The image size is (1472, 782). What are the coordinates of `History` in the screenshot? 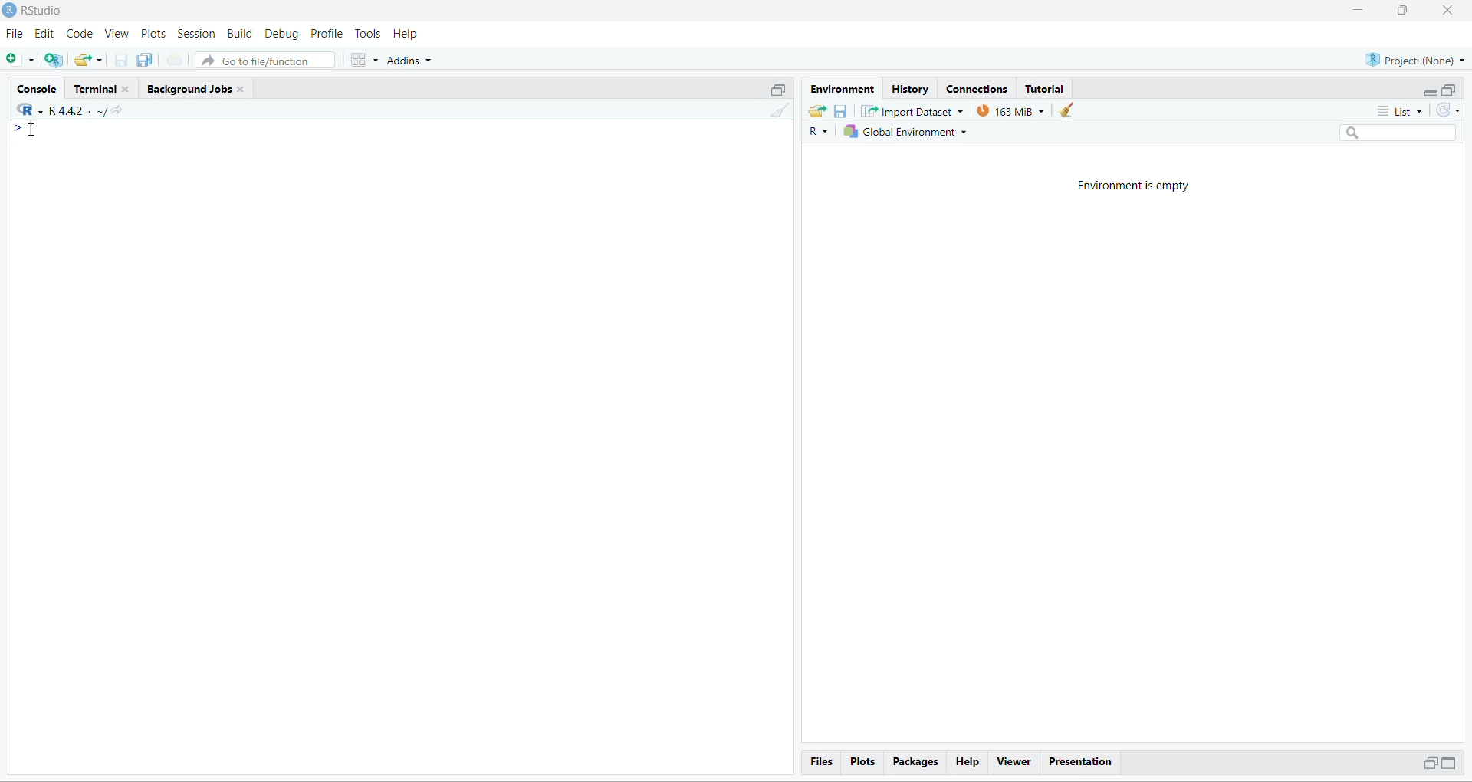 It's located at (910, 87).